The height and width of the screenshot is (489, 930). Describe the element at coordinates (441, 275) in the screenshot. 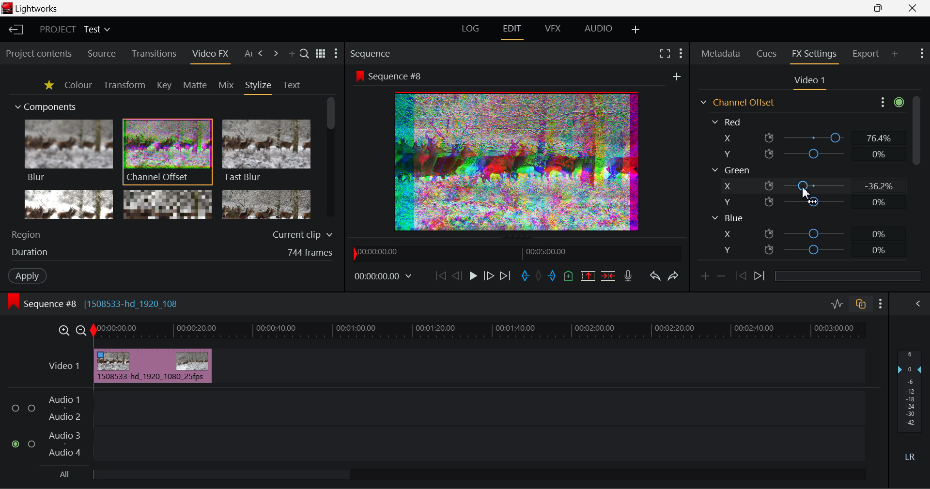

I see `To Start` at that location.